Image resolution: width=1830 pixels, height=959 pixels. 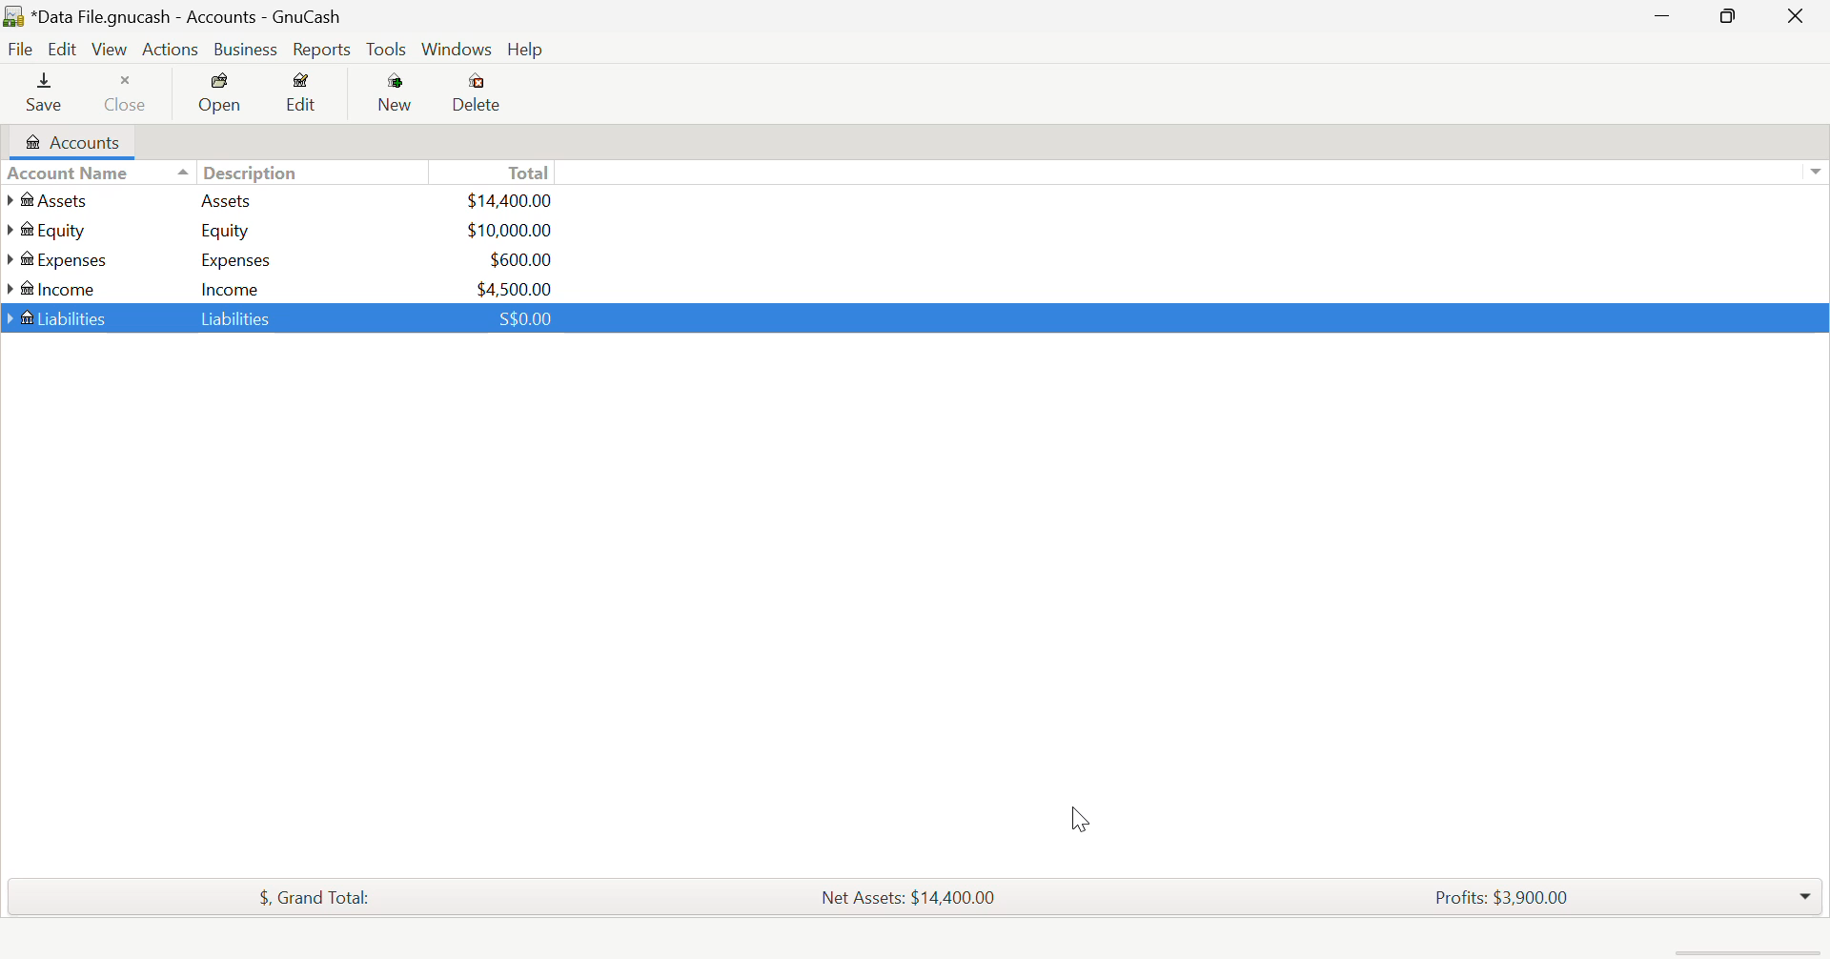 I want to click on Income, so click(x=231, y=288).